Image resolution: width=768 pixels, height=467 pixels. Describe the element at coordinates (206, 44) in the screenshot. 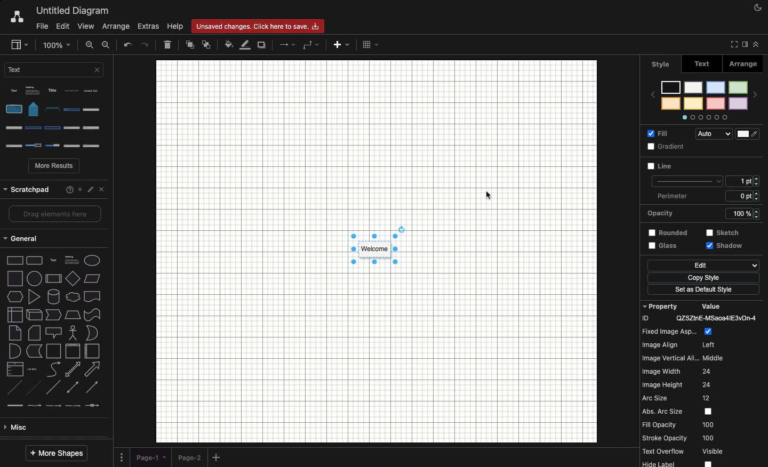

I see `To back` at that location.